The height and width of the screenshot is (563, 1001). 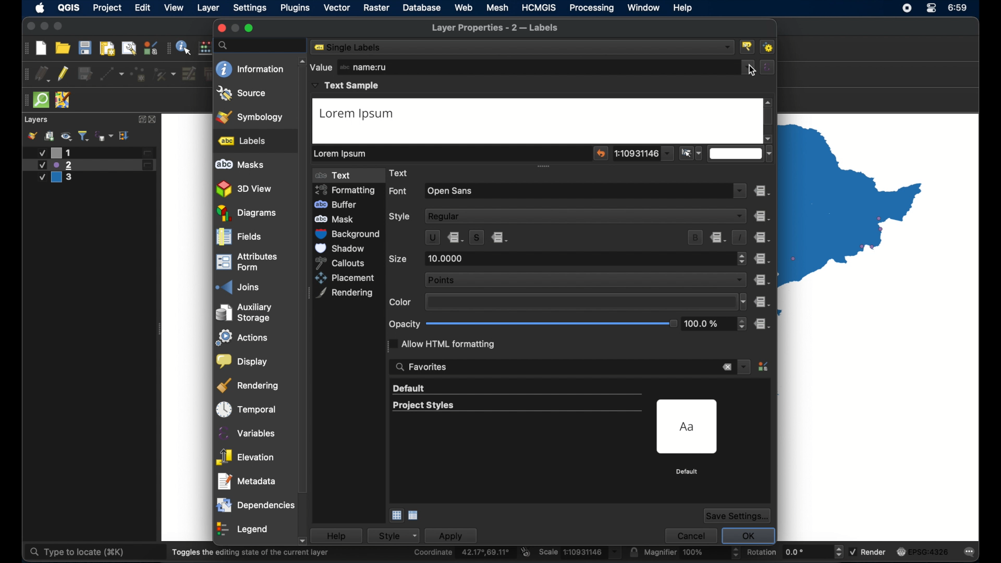 I want to click on search bar, so click(x=262, y=45).